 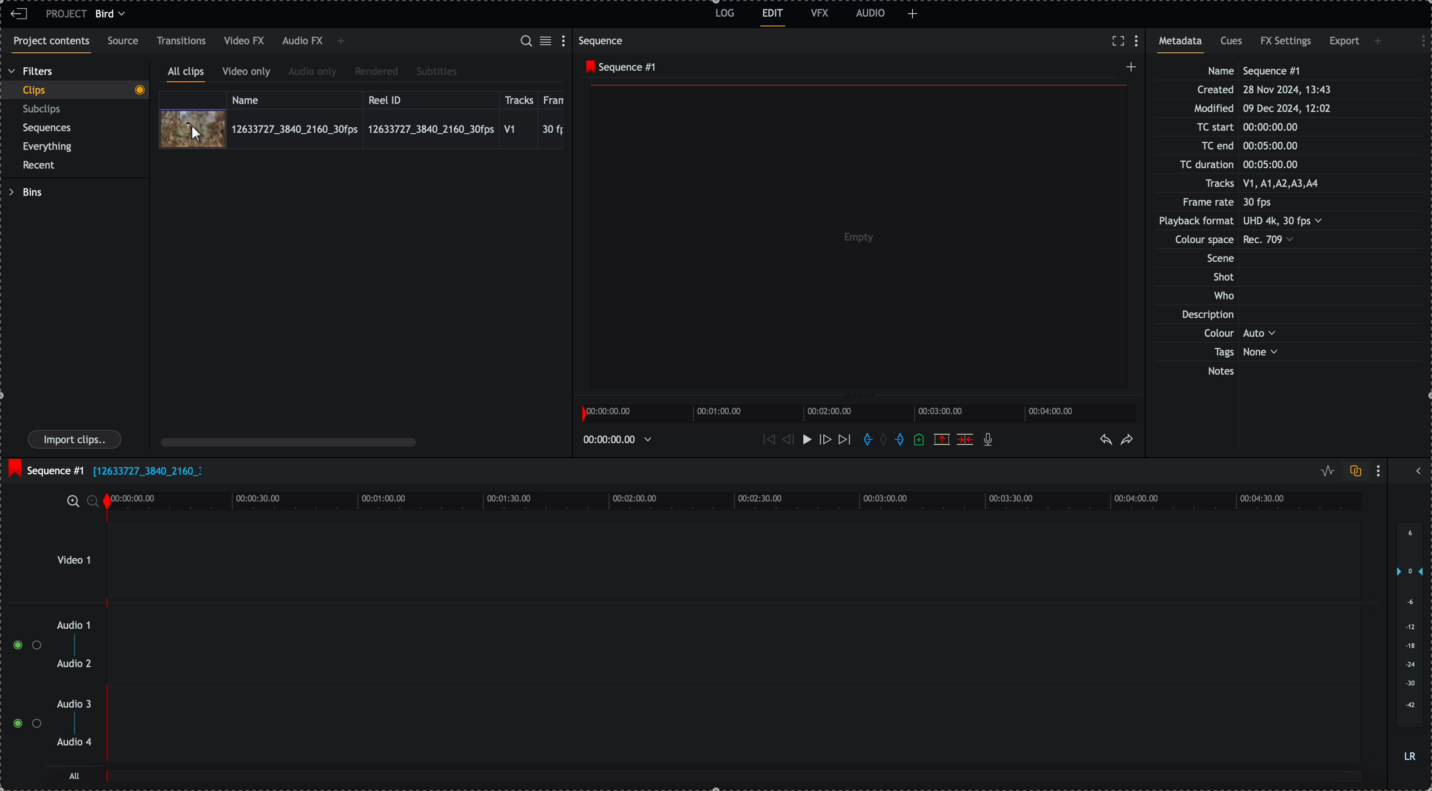 What do you see at coordinates (245, 41) in the screenshot?
I see `video FX` at bounding box center [245, 41].